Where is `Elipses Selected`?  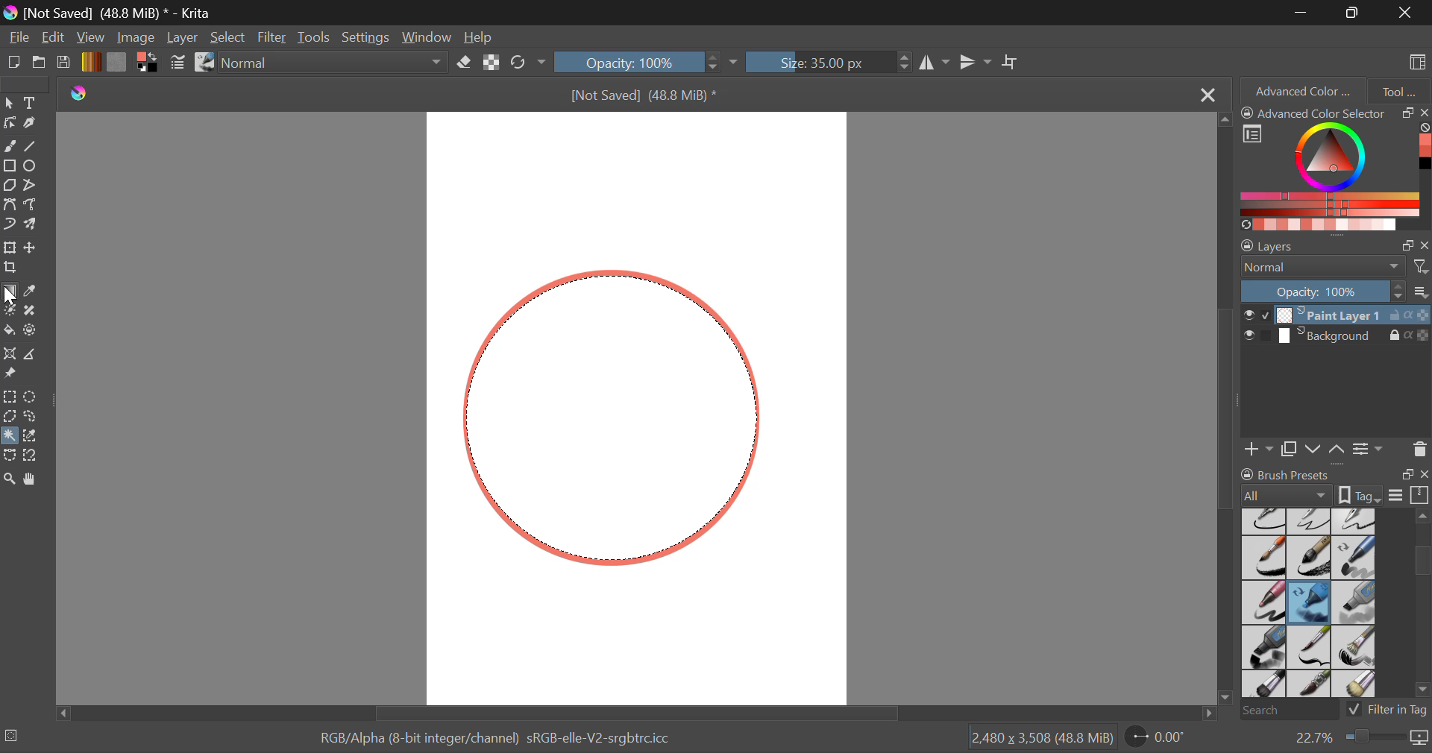 Elipses Selected is located at coordinates (33, 165).